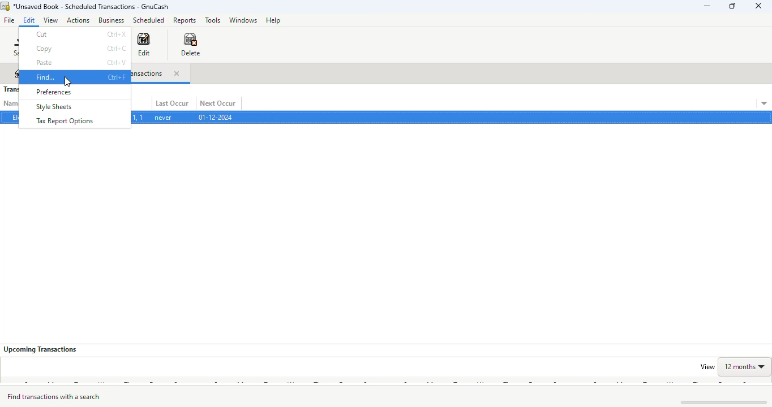 The image size is (772, 407). What do you see at coordinates (10, 89) in the screenshot?
I see `transactions` at bounding box center [10, 89].